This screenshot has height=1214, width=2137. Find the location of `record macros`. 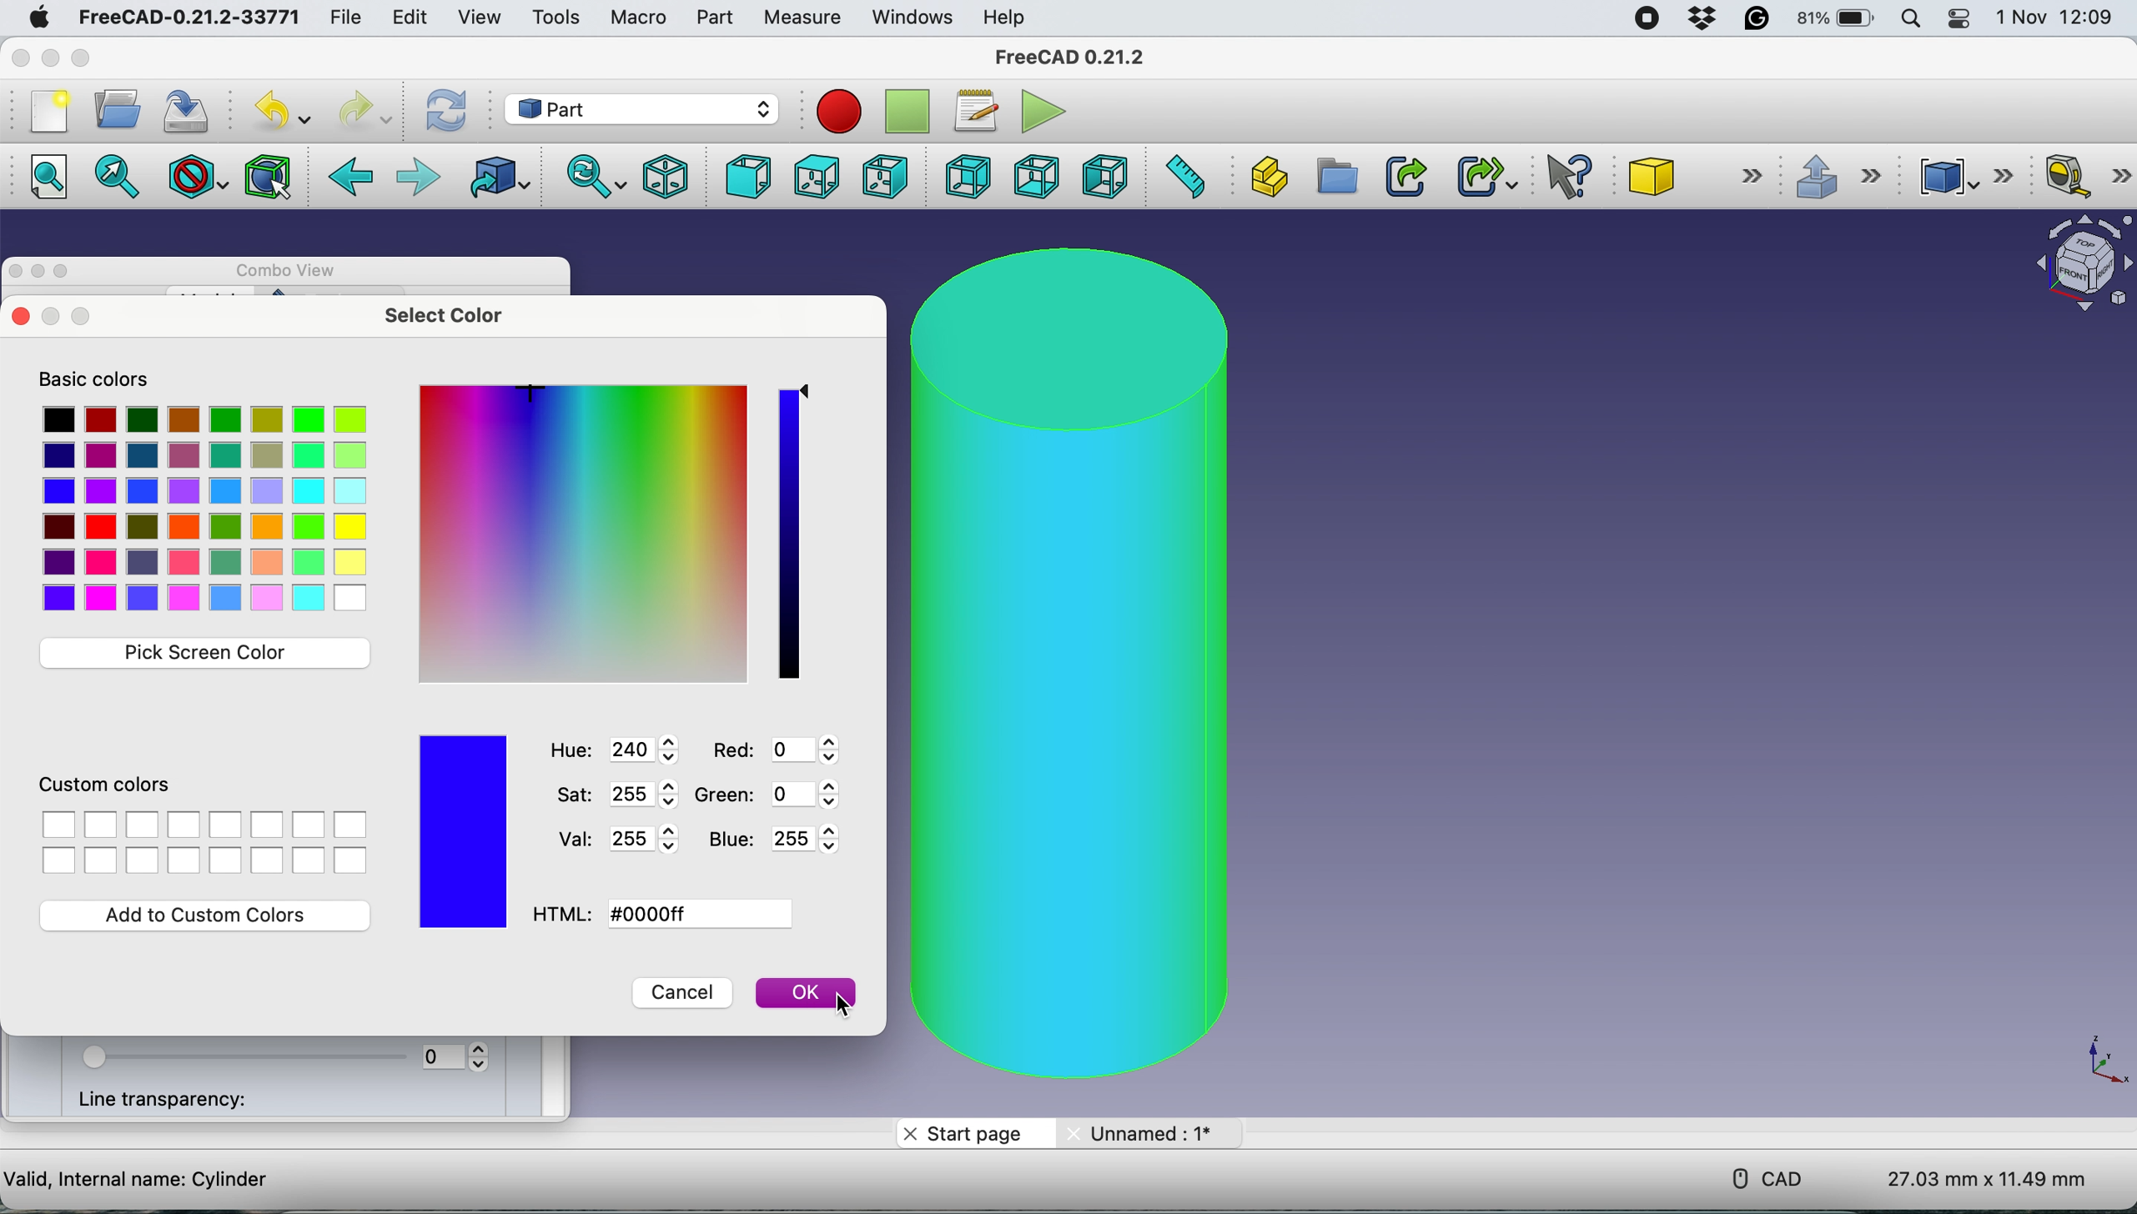

record macros is located at coordinates (837, 111).